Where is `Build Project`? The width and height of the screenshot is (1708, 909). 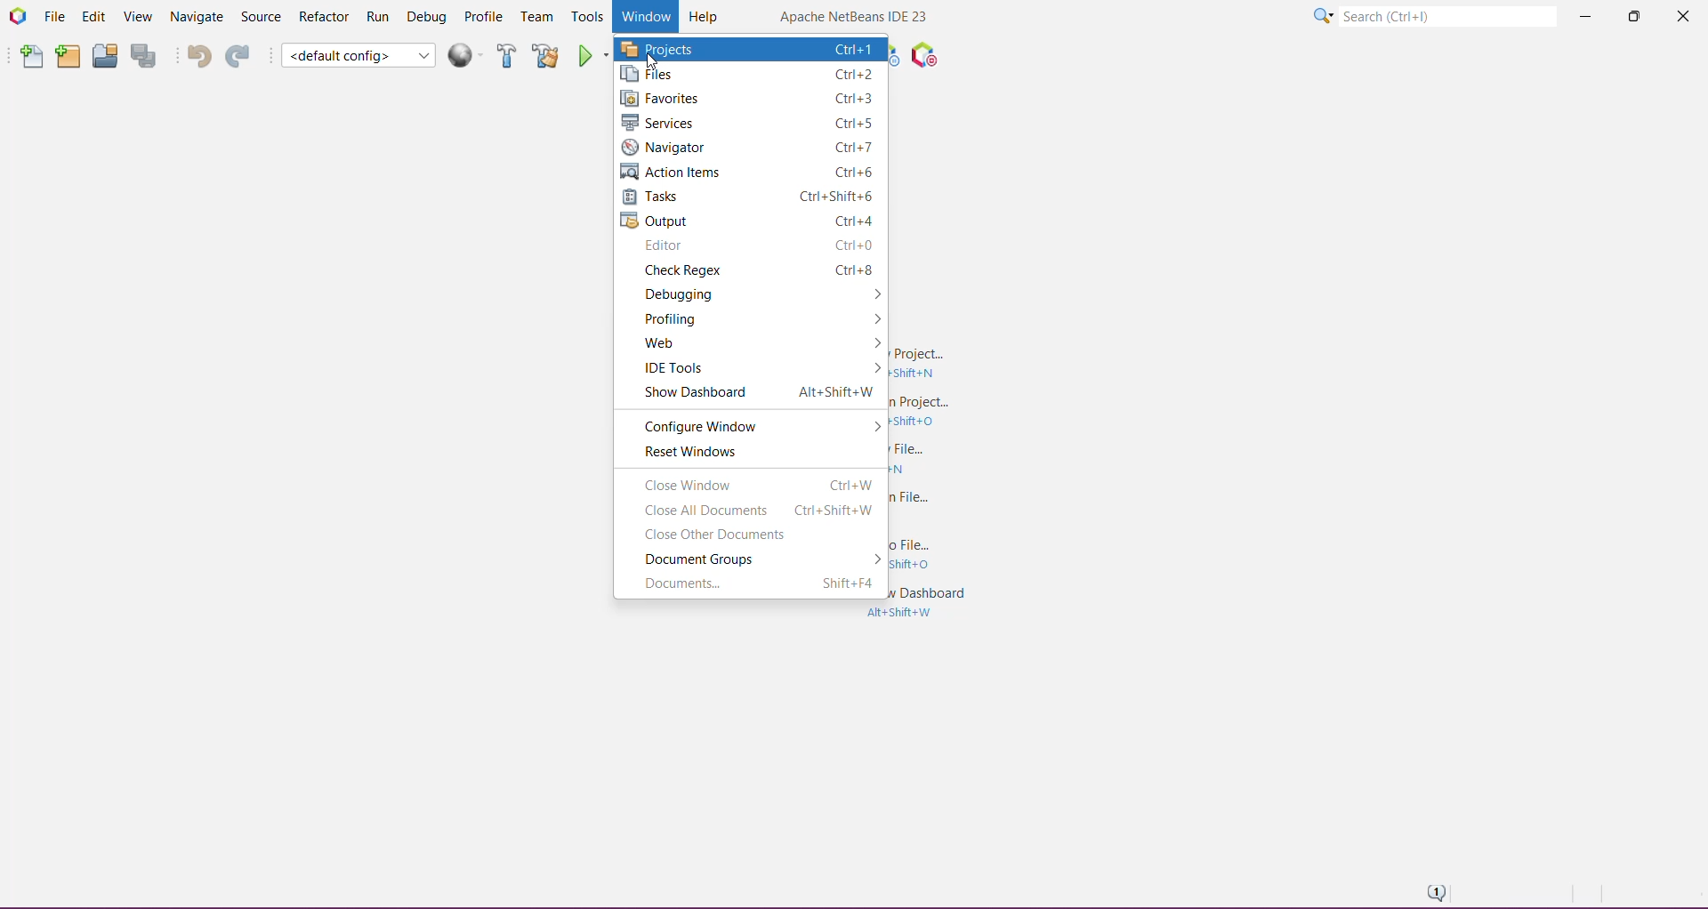
Build Project is located at coordinates (507, 55).